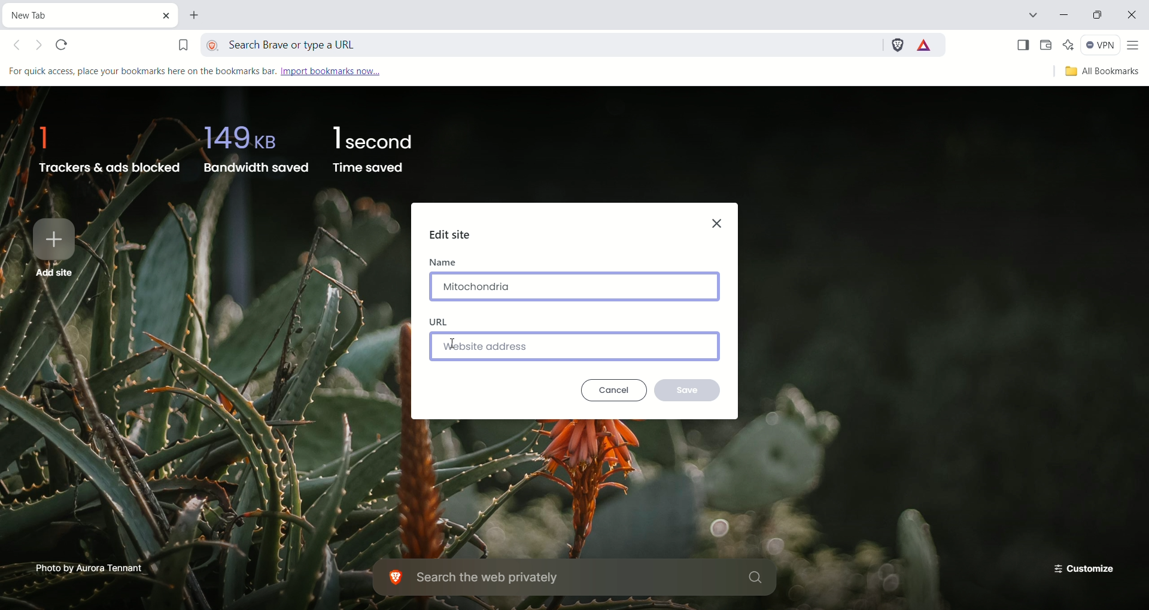 This screenshot has width=1149, height=610. What do you see at coordinates (56, 246) in the screenshot?
I see `Add site` at bounding box center [56, 246].